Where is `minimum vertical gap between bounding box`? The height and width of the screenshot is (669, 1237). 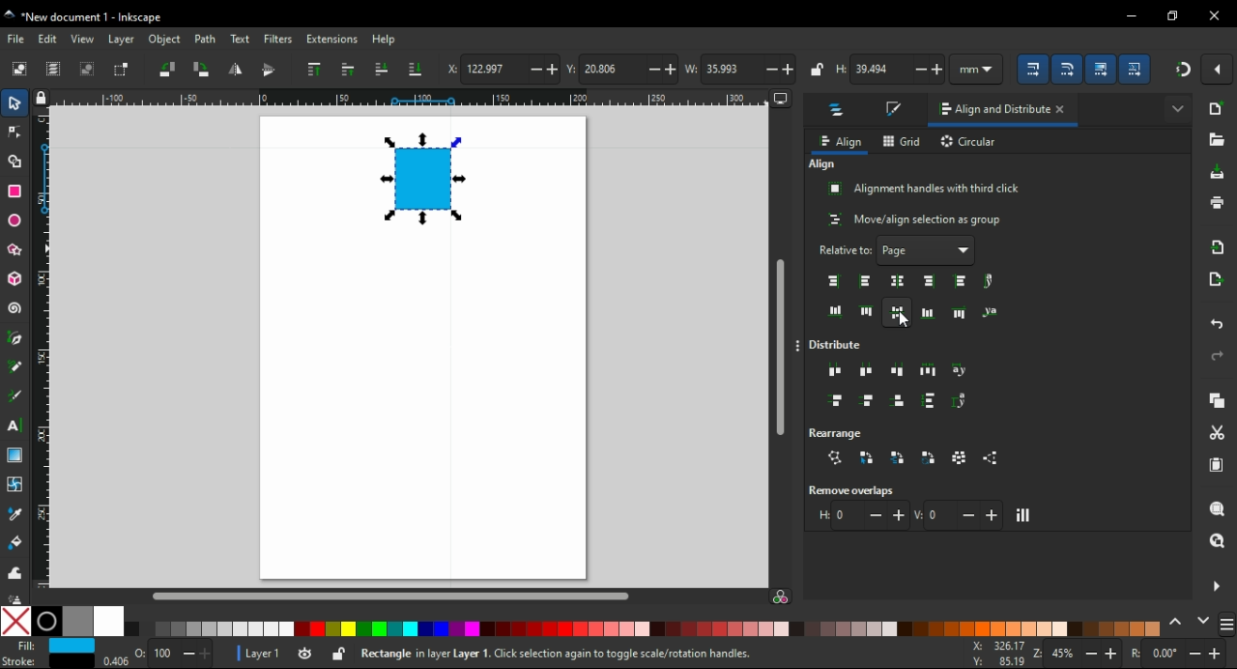 minimum vertical gap between bounding box is located at coordinates (959, 514).